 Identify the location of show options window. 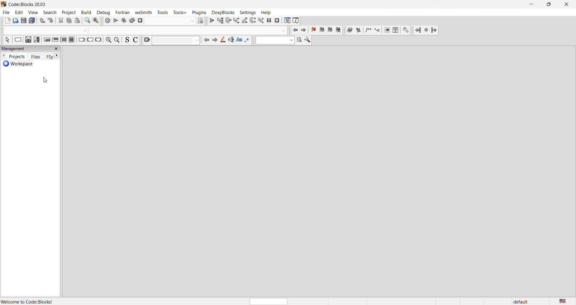
(308, 41).